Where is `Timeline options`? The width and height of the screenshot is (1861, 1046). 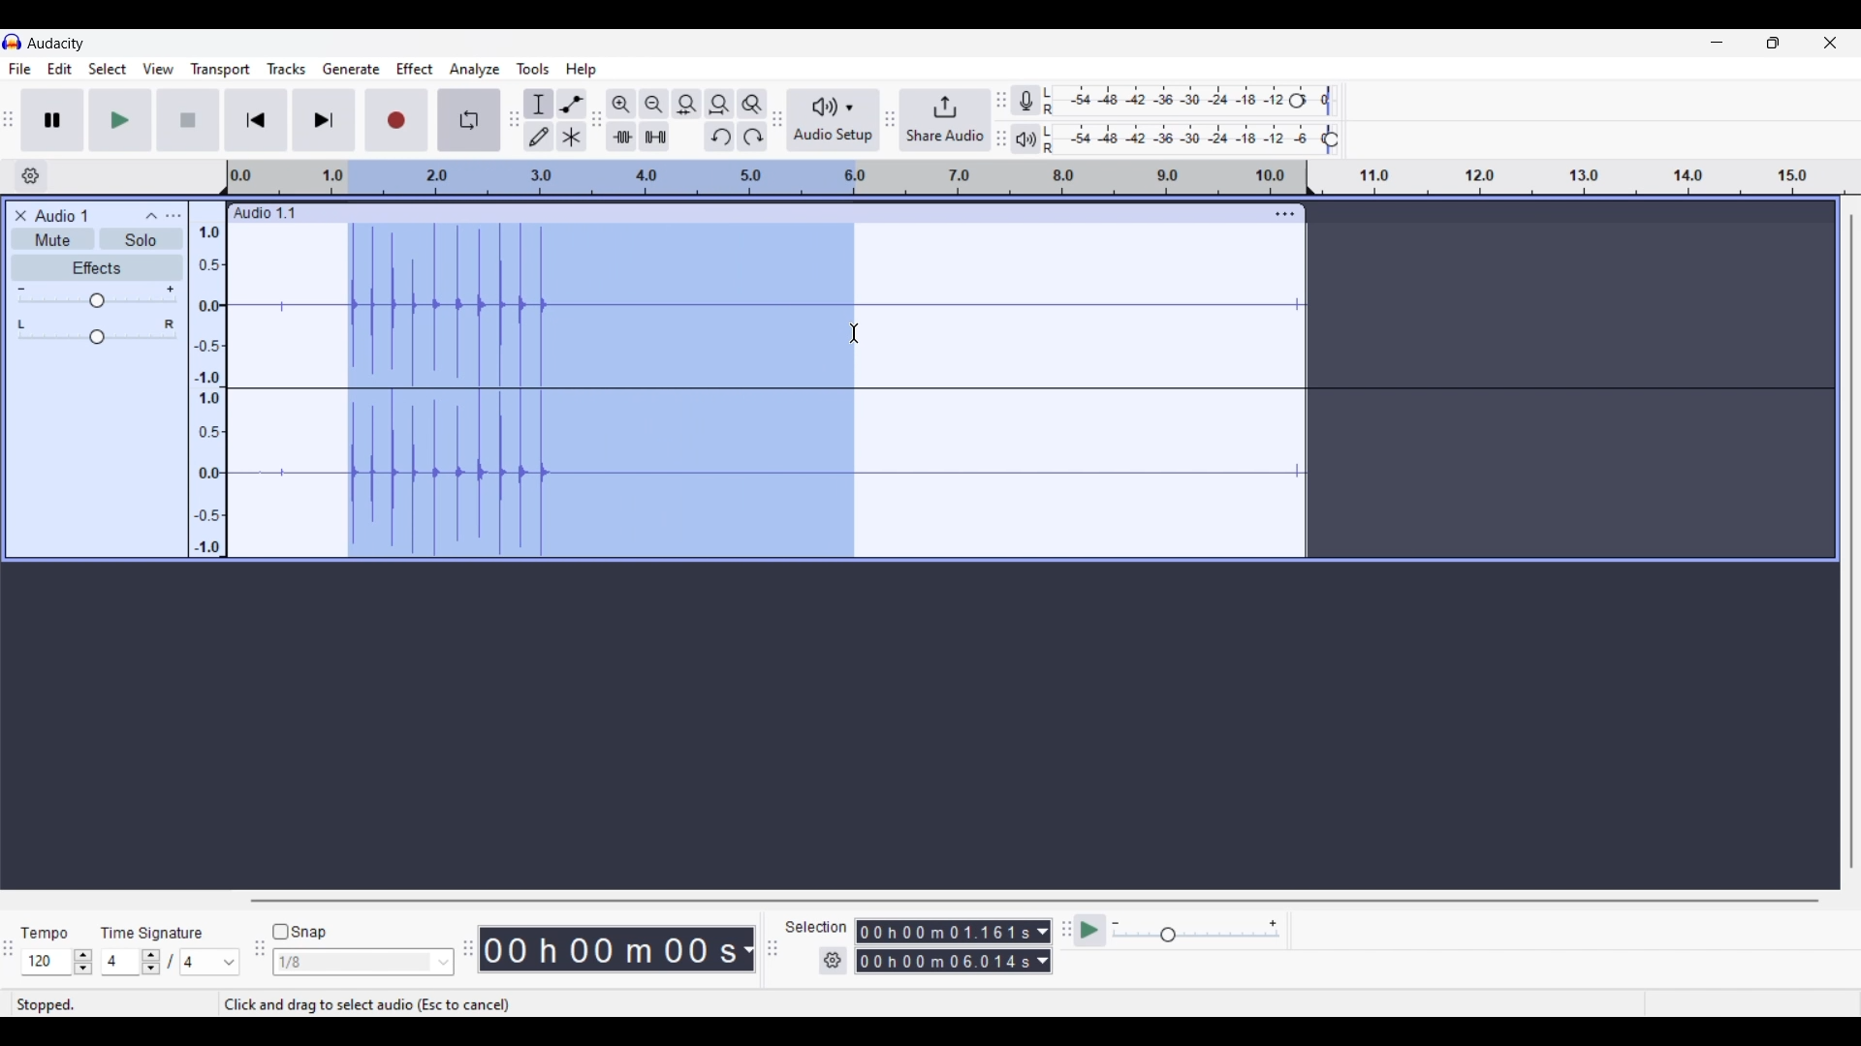
Timeline options is located at coordinates (31, 176).